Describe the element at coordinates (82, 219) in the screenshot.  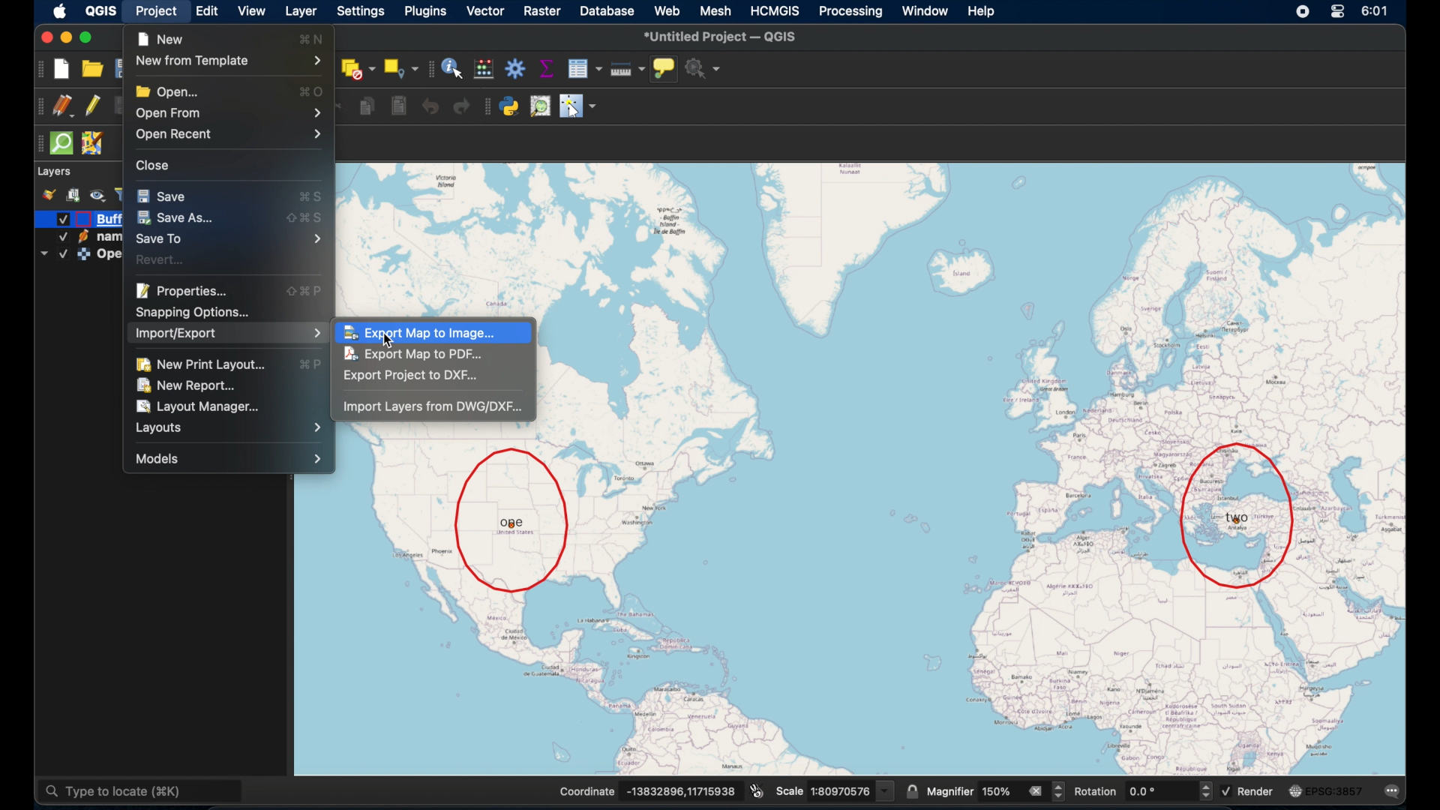
I see `icon` at that location.